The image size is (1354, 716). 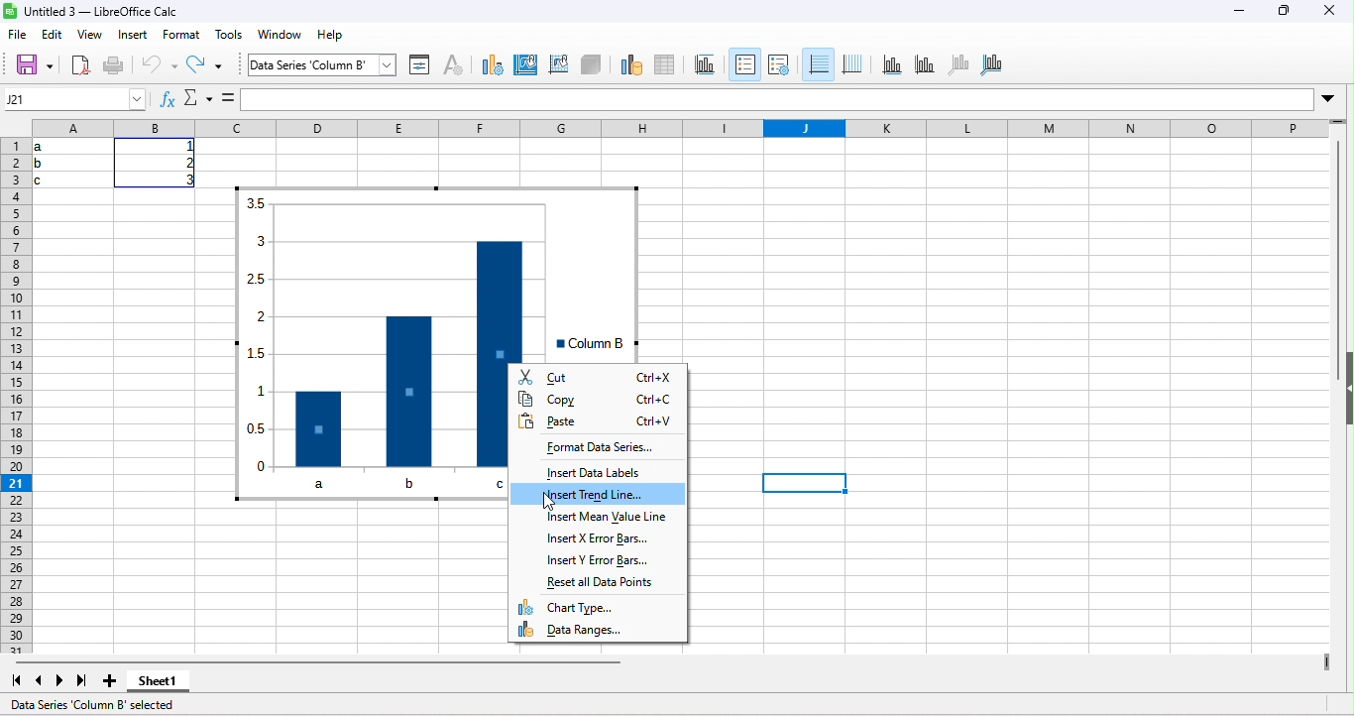 I want to click on selected cell, so click(x=807, y=483).